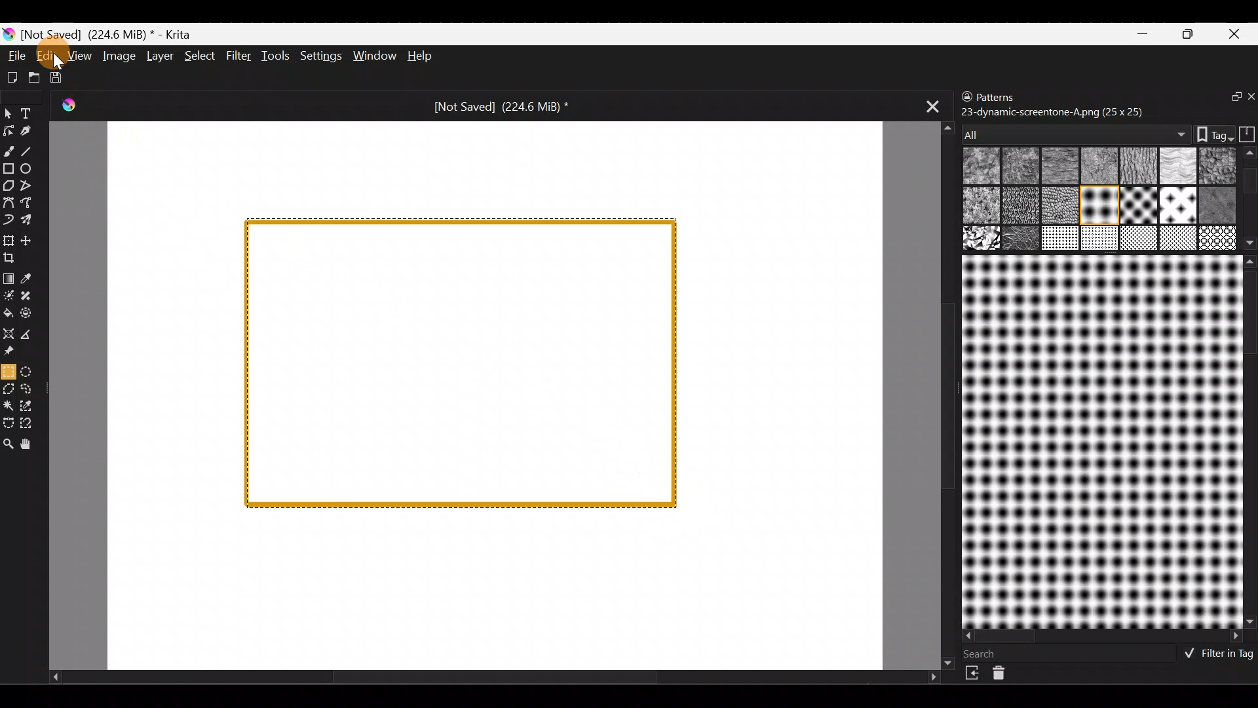 The width and height of the screenshot is (1258, 708). I want to click on Dynamic brush tool, so click(9, 220).